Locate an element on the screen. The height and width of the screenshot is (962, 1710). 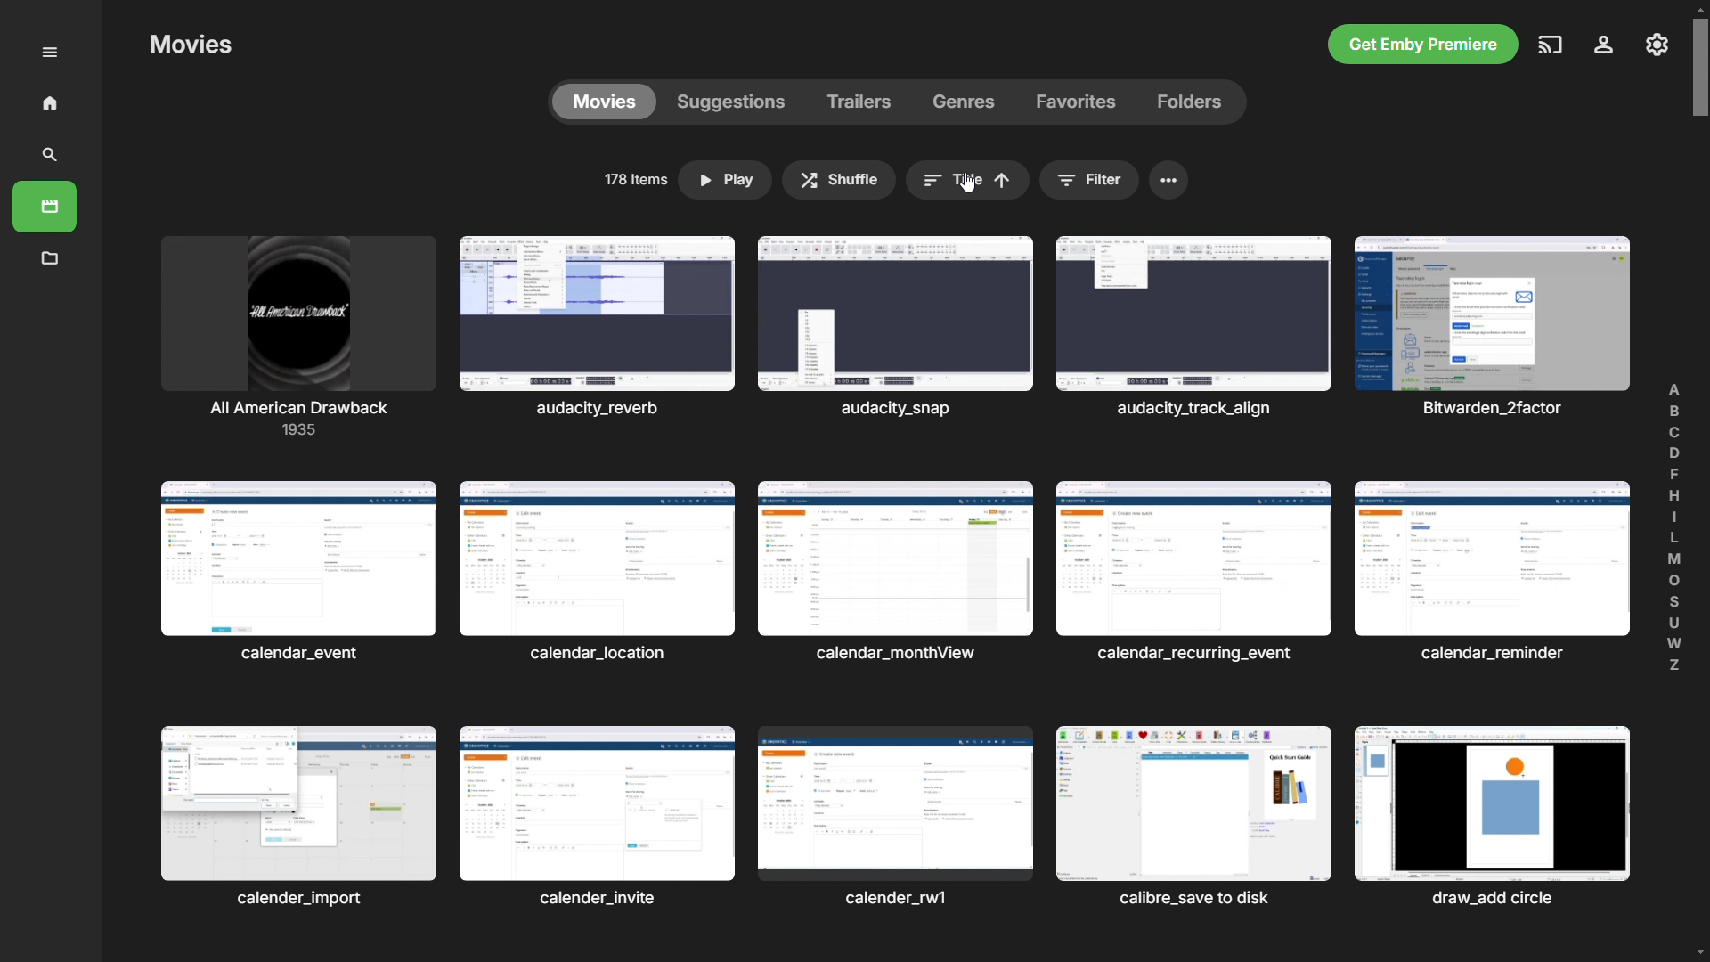
 is located at coordinates (597, 819).